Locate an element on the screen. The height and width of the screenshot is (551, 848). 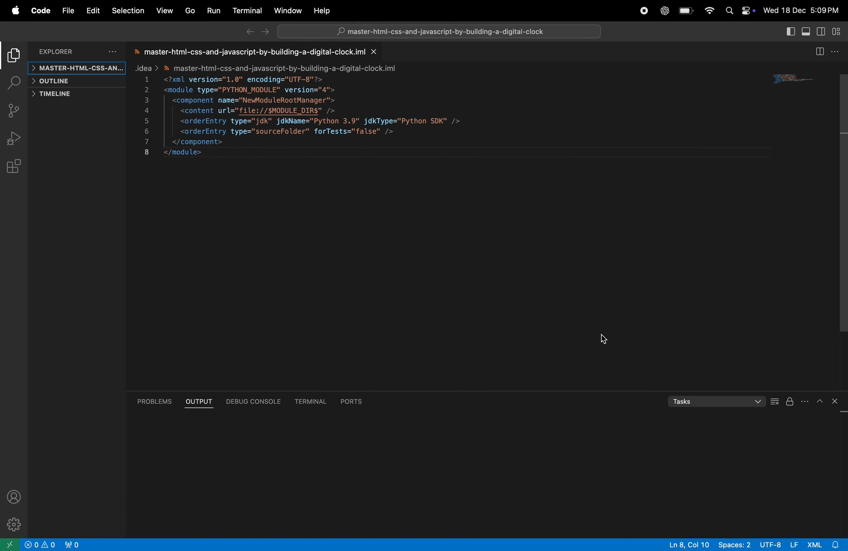
selection is located at coordinates (128, 11).